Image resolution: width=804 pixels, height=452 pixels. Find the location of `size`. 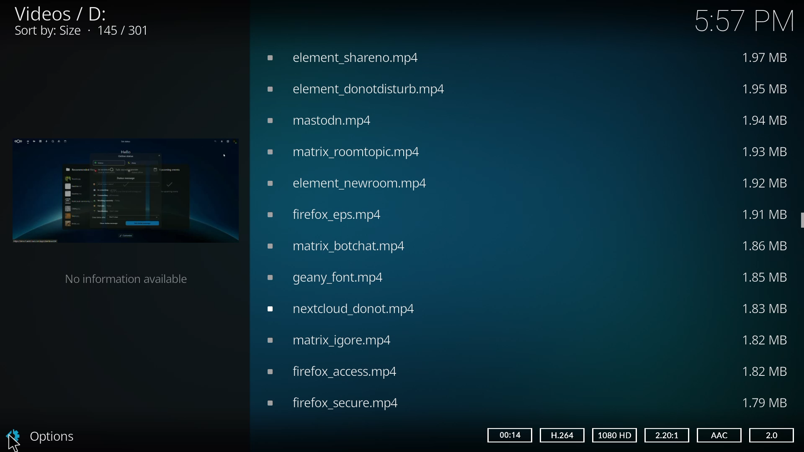

size is located at coordinates (767, 119).